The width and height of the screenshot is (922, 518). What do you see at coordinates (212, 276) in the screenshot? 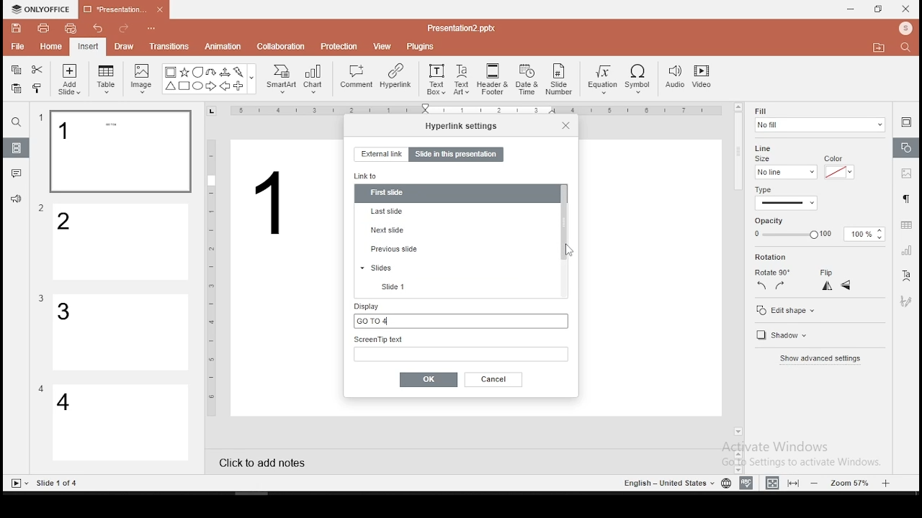
I see `` at bounding box center [212, 276].